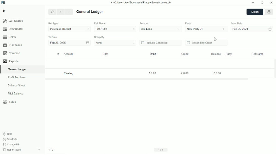 This screenshot has width=276, height=155. Describe the element at coordinates (11, 61) in the screenshot. I see `Reports` at that location.